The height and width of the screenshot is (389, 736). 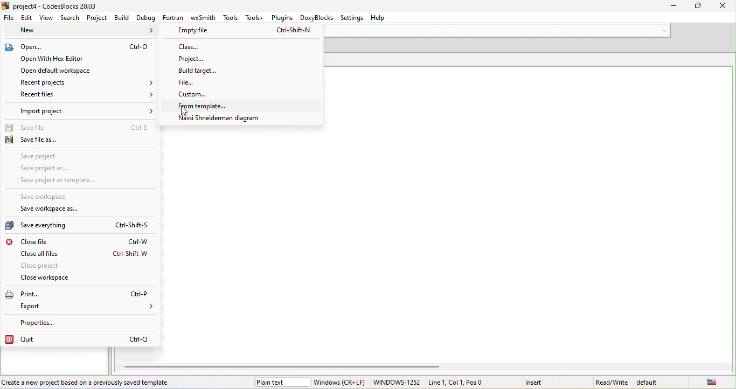 I want to click on help, so click(x=385, y=19).